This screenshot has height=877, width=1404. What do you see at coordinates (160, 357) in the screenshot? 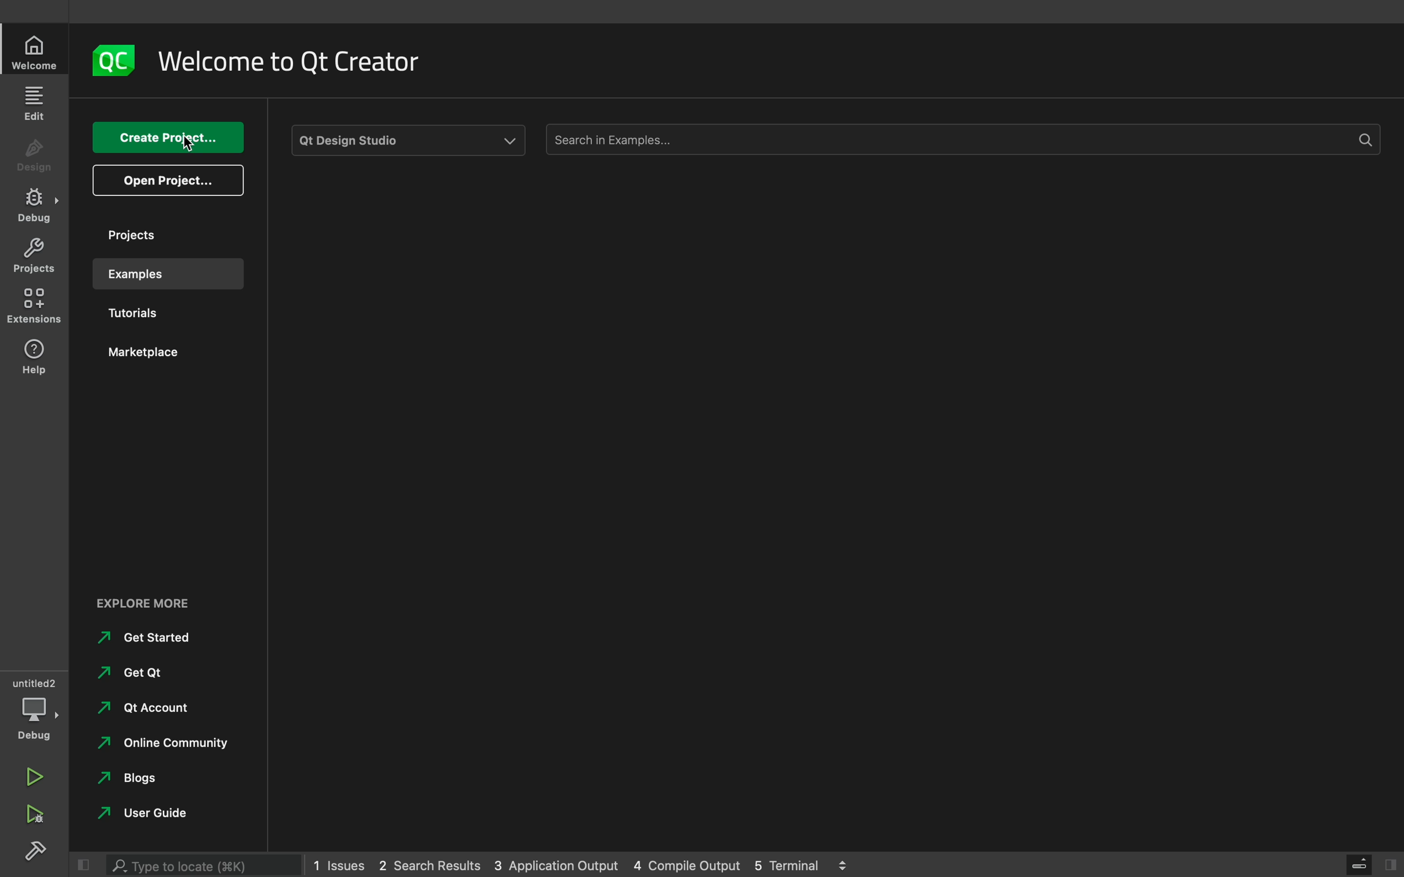
I see `marketplace` at bounding box center [160, 357].